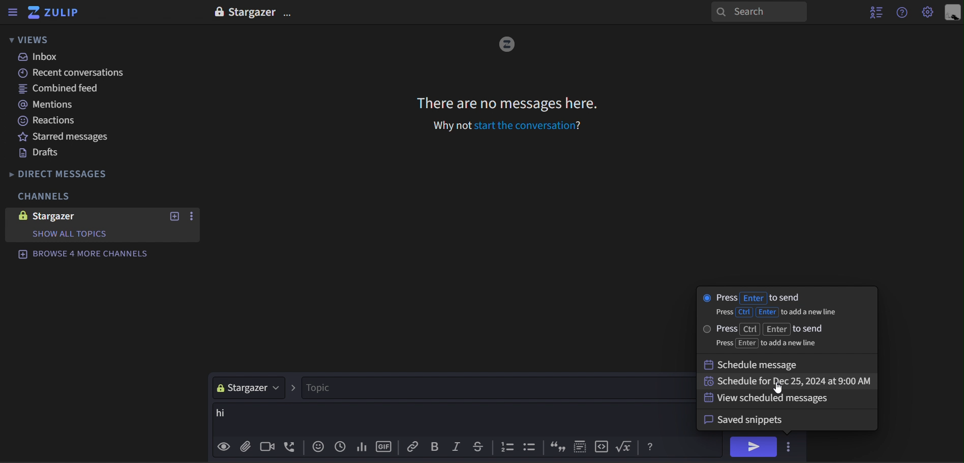 Image resolution: width=964 pixels, height=463 pixels. I want to click on direct messages, so click(56, 173).